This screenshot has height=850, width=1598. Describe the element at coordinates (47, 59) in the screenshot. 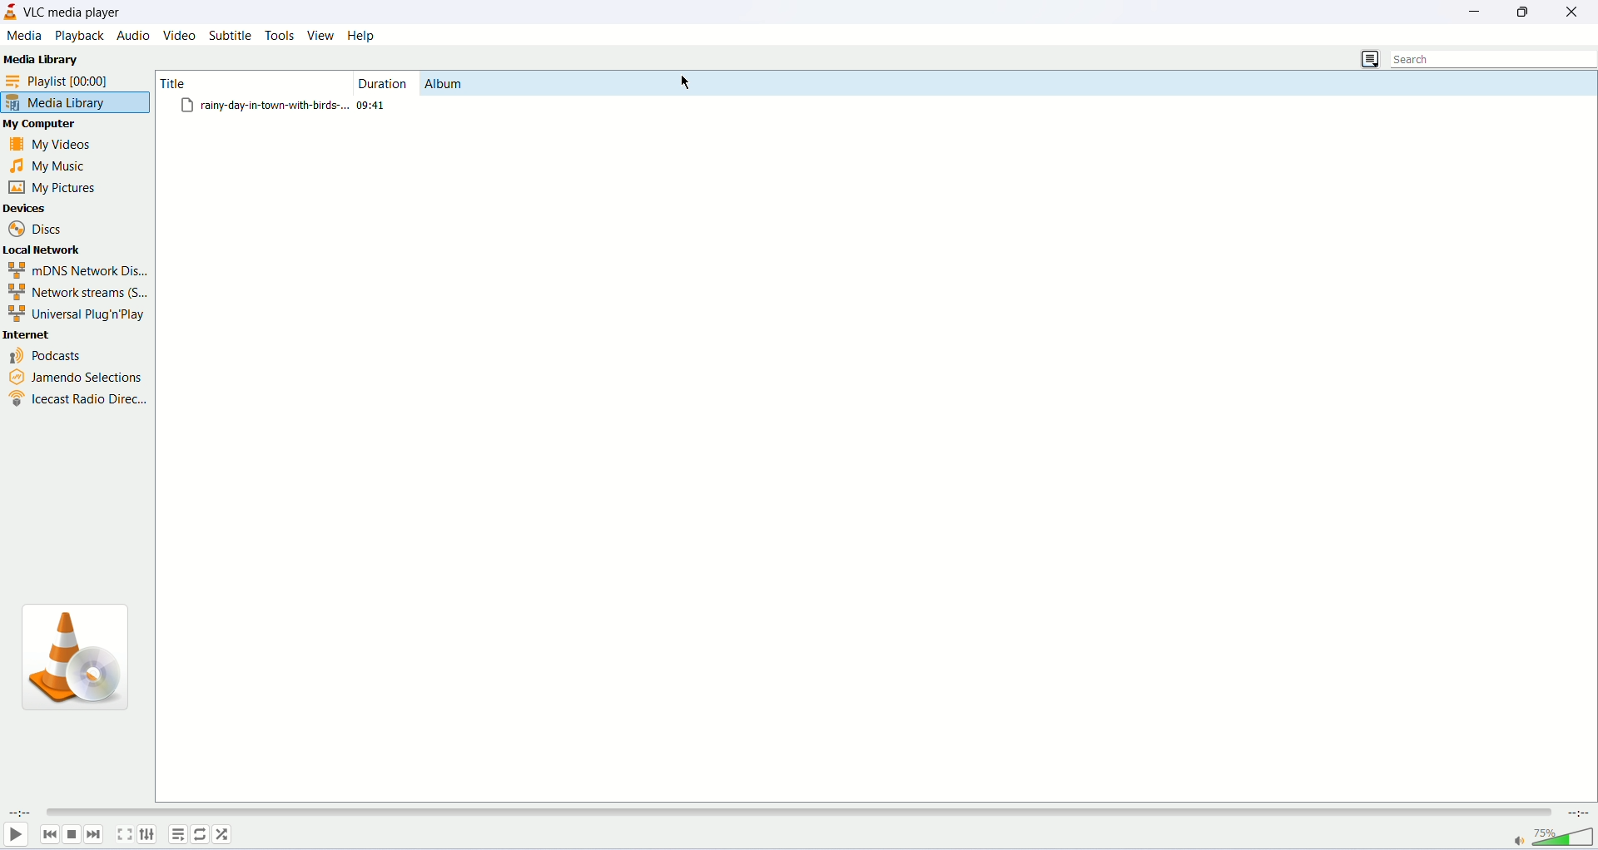

I see `Media Library` at that location.